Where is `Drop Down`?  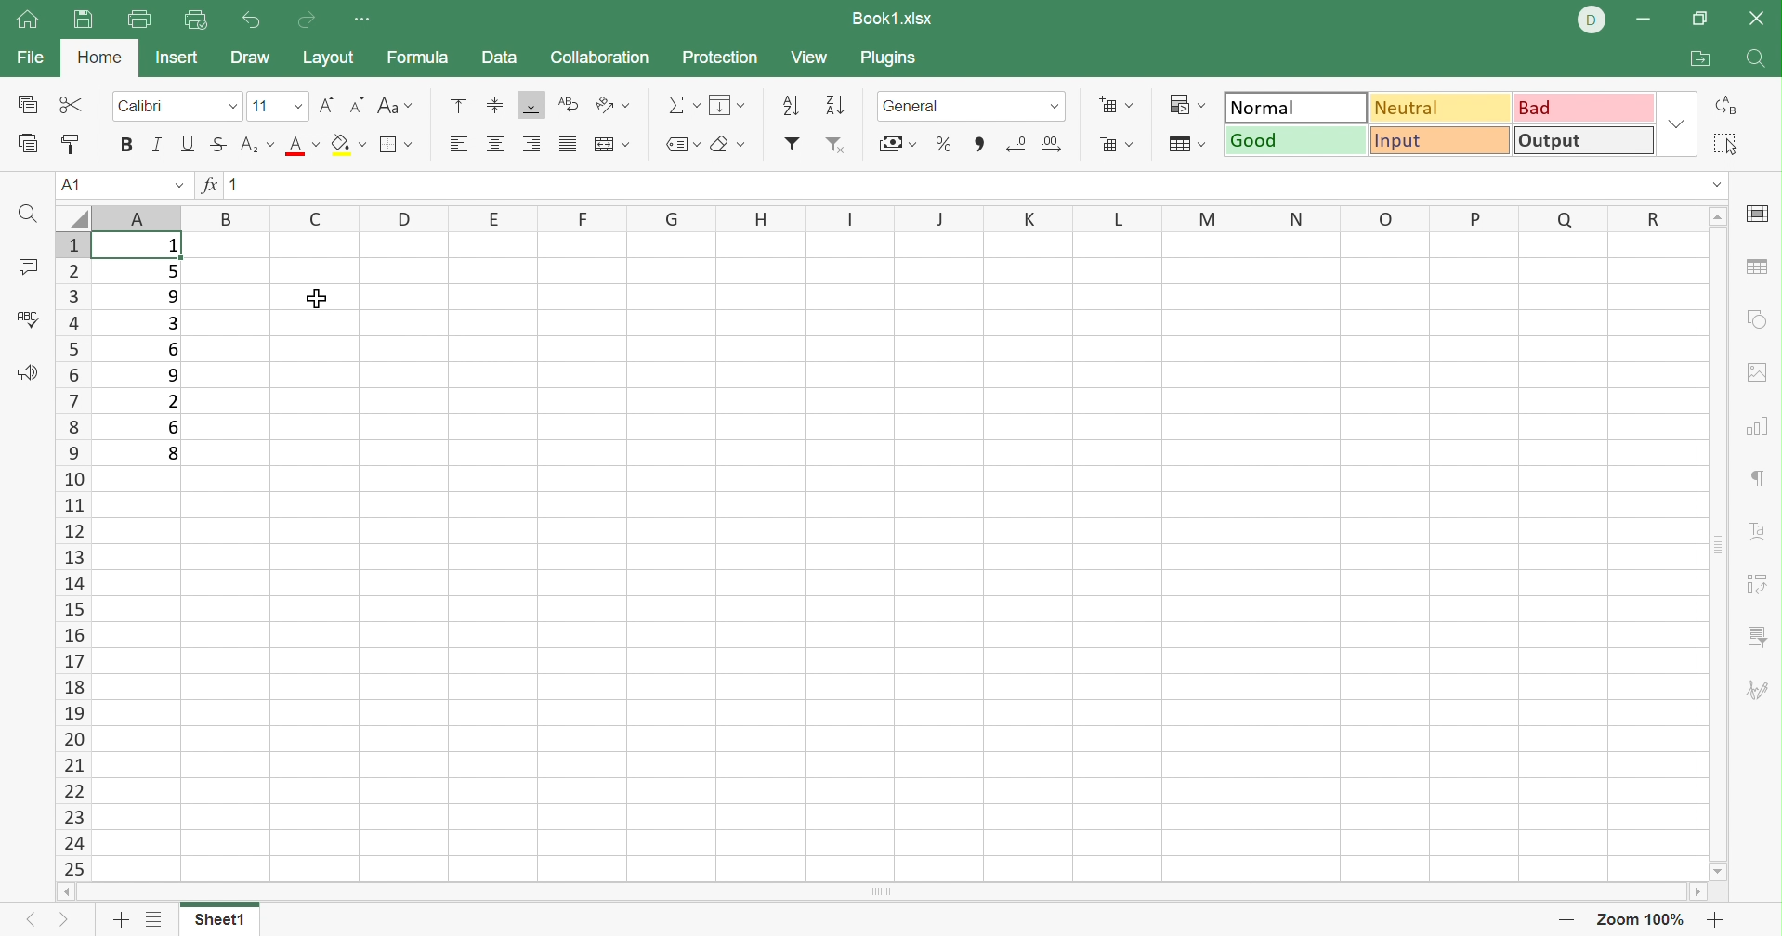 Drop Down is located at coordinates (1676, 123).